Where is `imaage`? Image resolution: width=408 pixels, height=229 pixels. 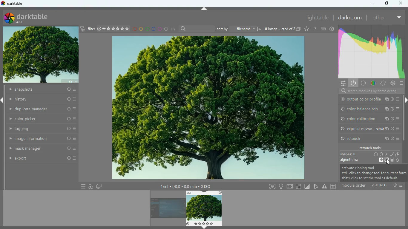 imaage is located at coordinates (40, 54).